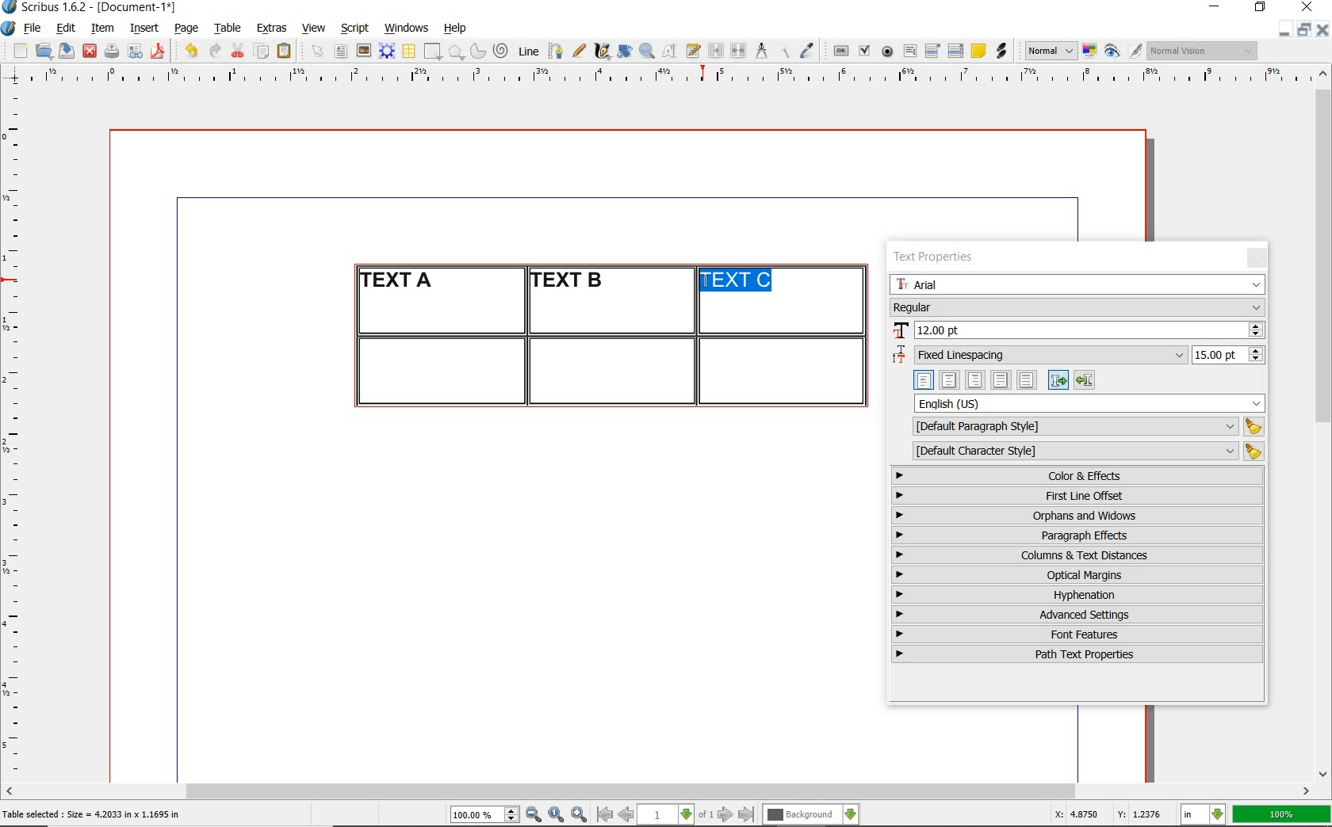 This screenshot has height=827, width=1332. I want to click on file, so click(34, 29).